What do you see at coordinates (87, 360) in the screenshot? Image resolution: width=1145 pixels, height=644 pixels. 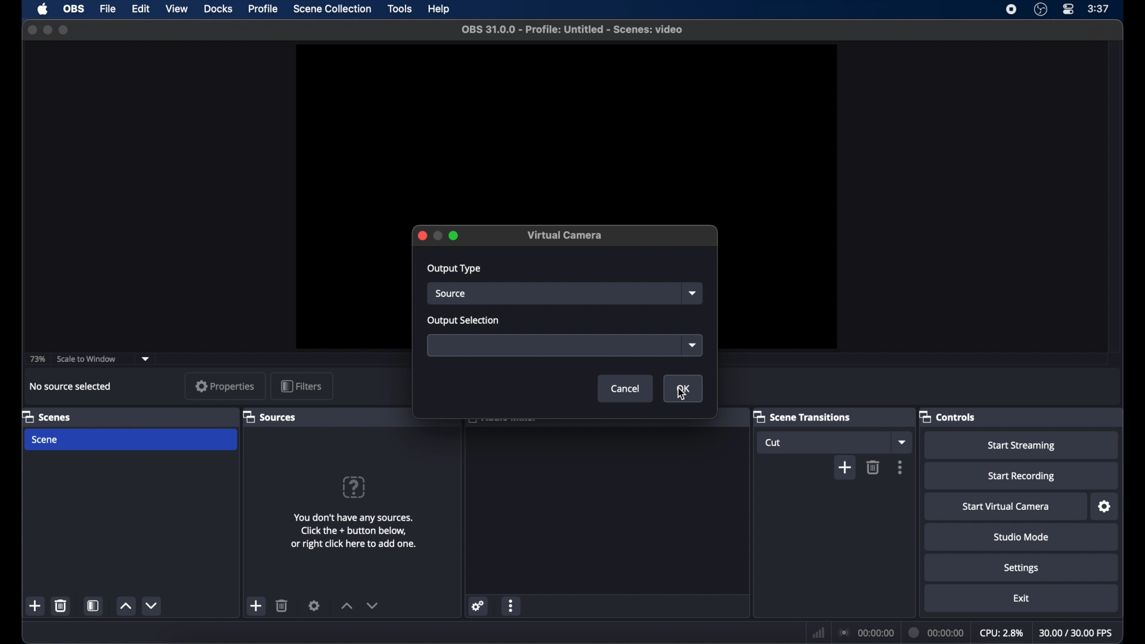 I see `scale to window` at bounding box center [87, 360].